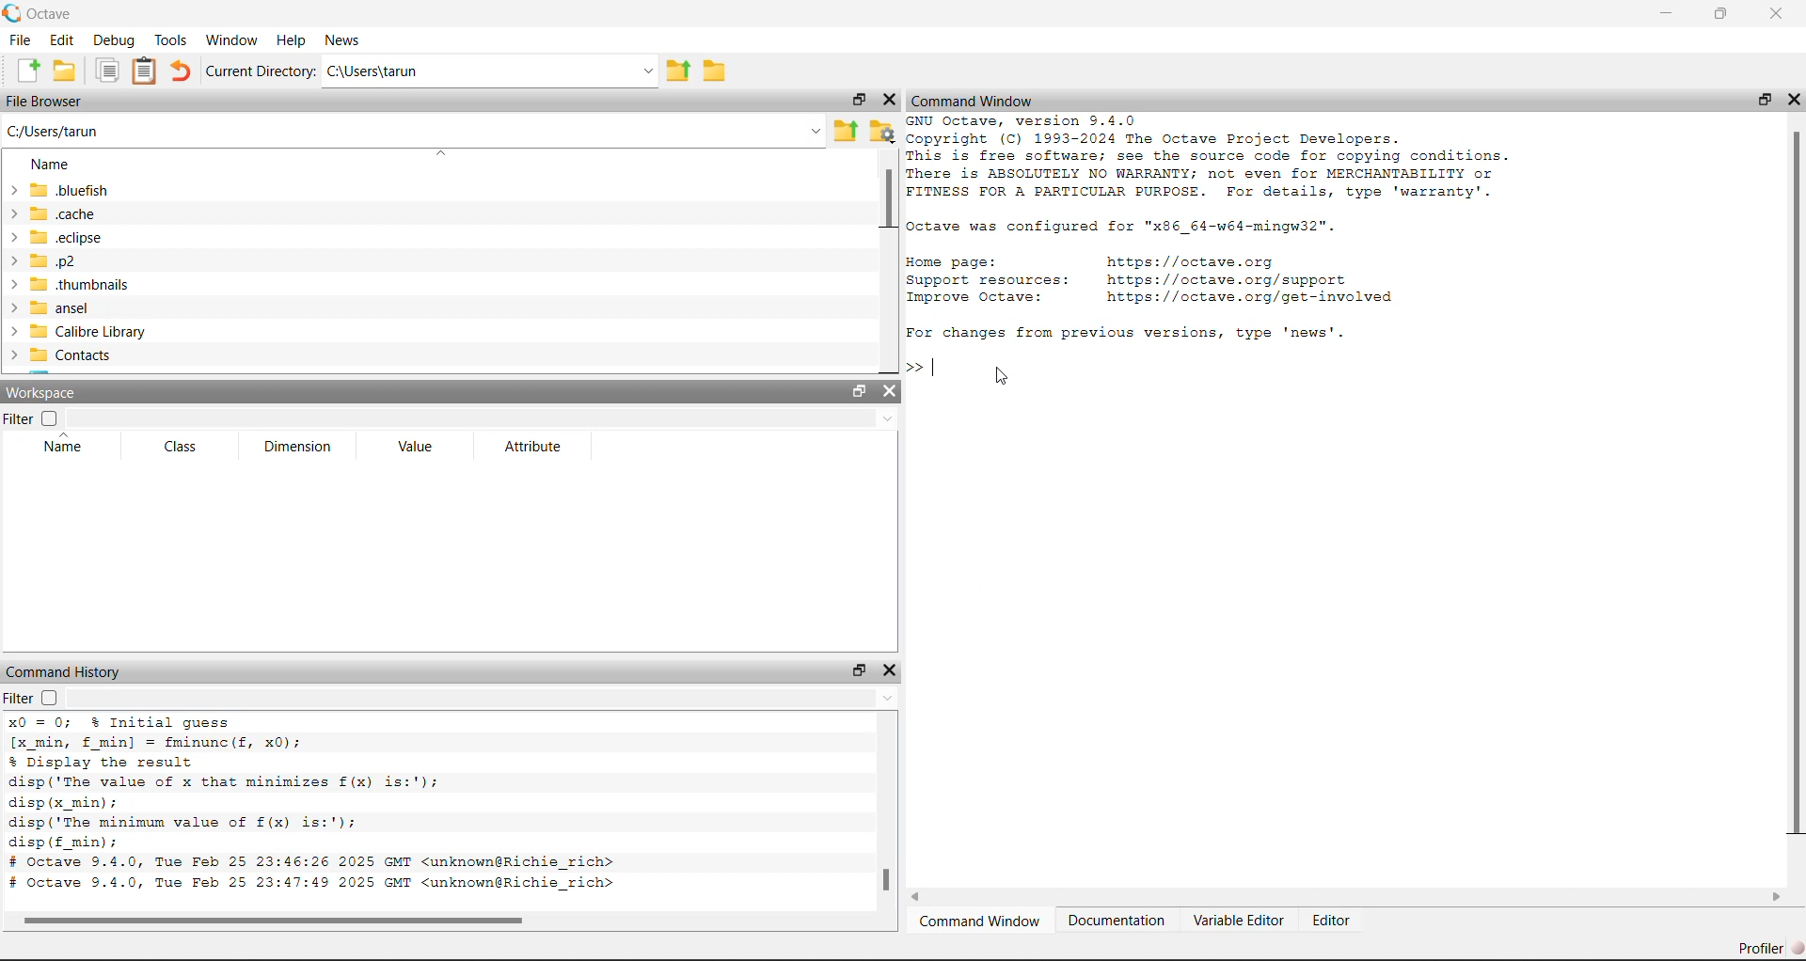 This screenshot has width=1806, height=961. I want to click on  Browse your files, so click(881, 128).